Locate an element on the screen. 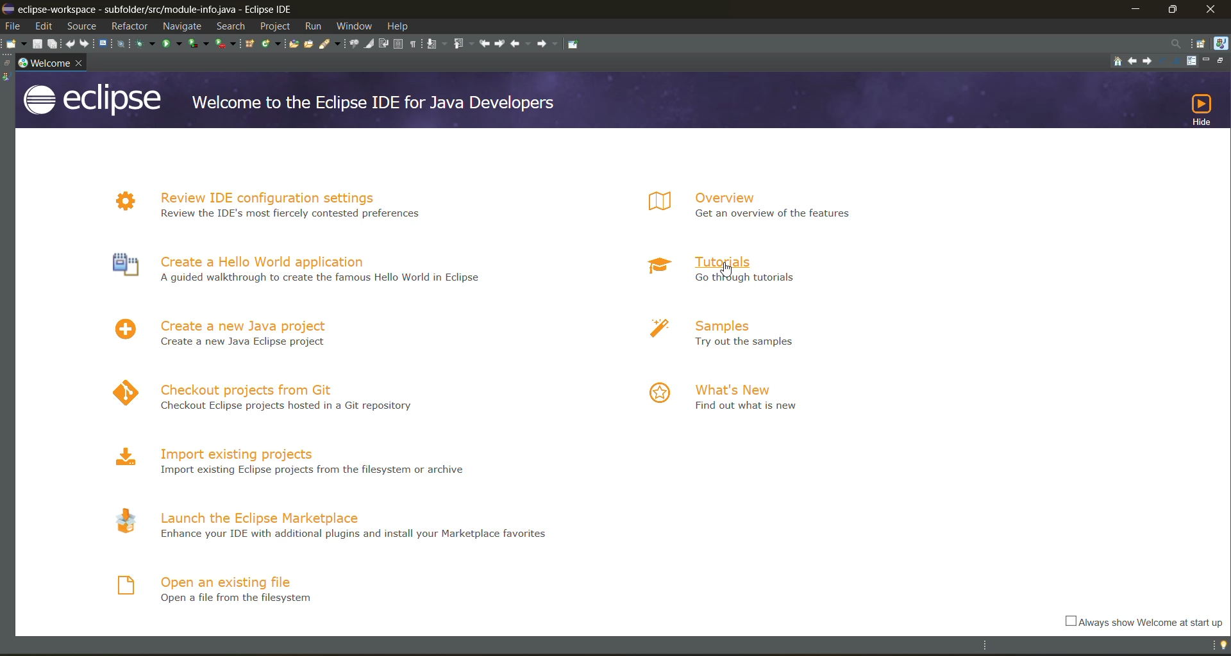  reduce is located at coordinates (1164, 61).